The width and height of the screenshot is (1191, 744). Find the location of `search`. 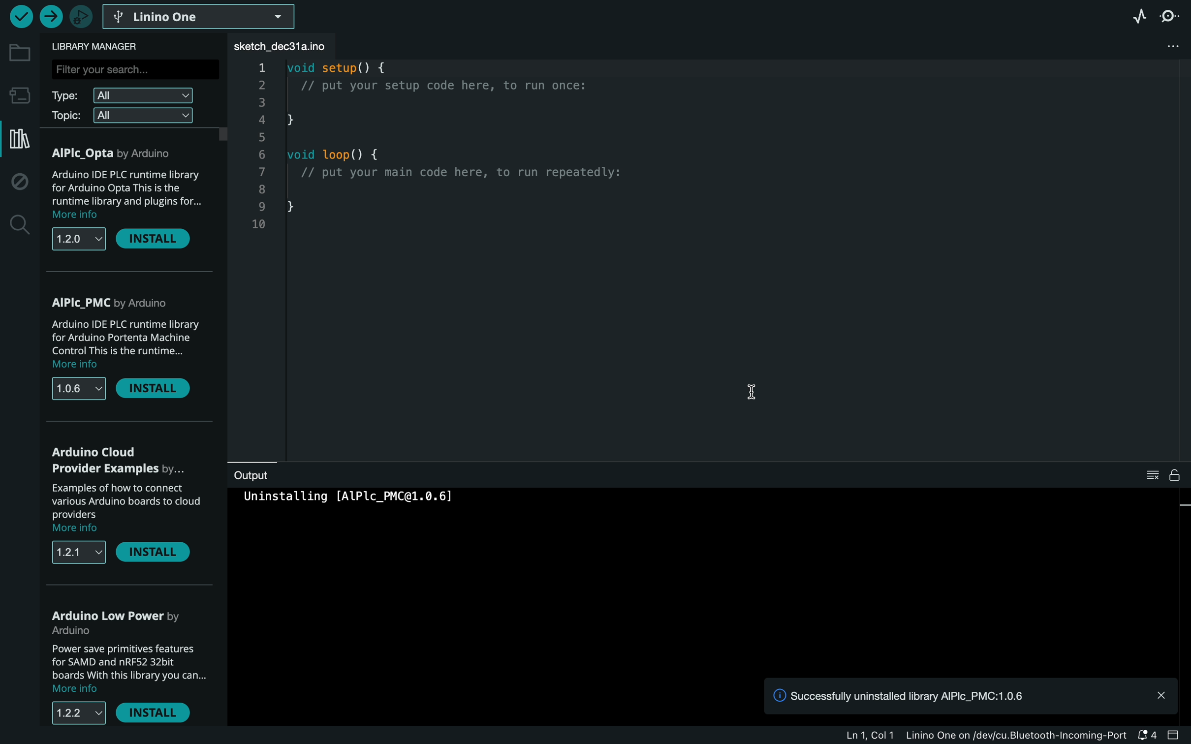

search is located at coordinates (17, 224).